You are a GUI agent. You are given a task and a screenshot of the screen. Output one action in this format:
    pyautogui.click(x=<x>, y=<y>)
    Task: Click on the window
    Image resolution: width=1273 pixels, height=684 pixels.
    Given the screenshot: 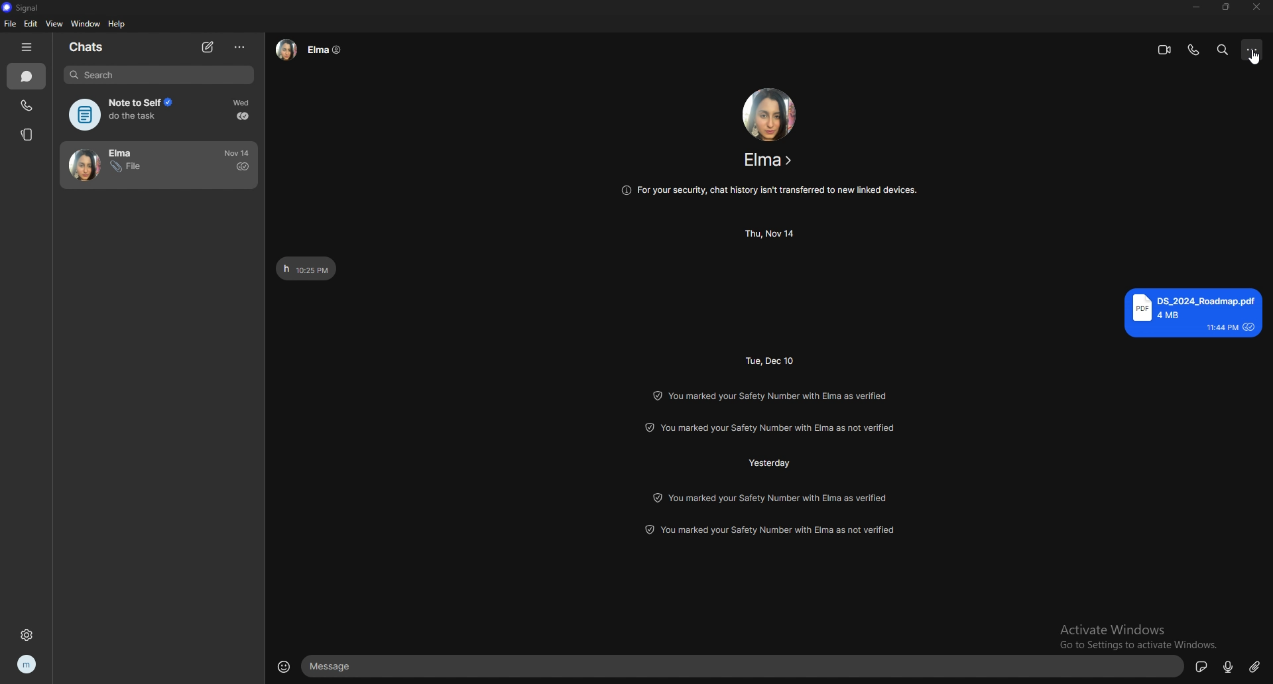 What is the action you would take?
    pyautogui.click(x=85, y=23)
    